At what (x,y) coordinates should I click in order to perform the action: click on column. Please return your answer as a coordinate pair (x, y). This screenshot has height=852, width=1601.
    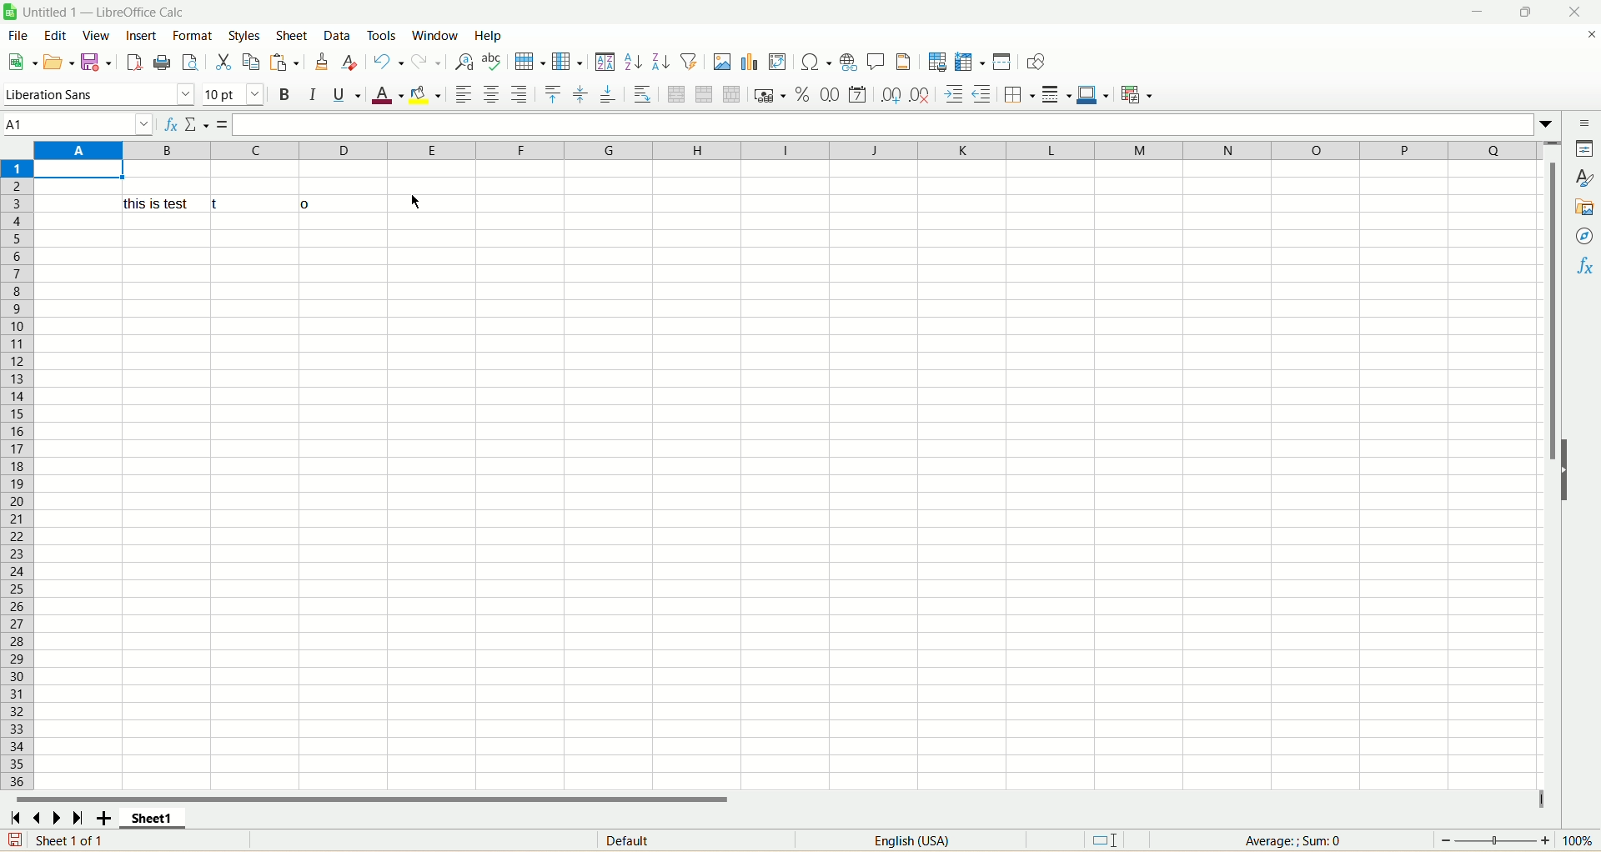
    Looking at the image, I should click on (569, 61).